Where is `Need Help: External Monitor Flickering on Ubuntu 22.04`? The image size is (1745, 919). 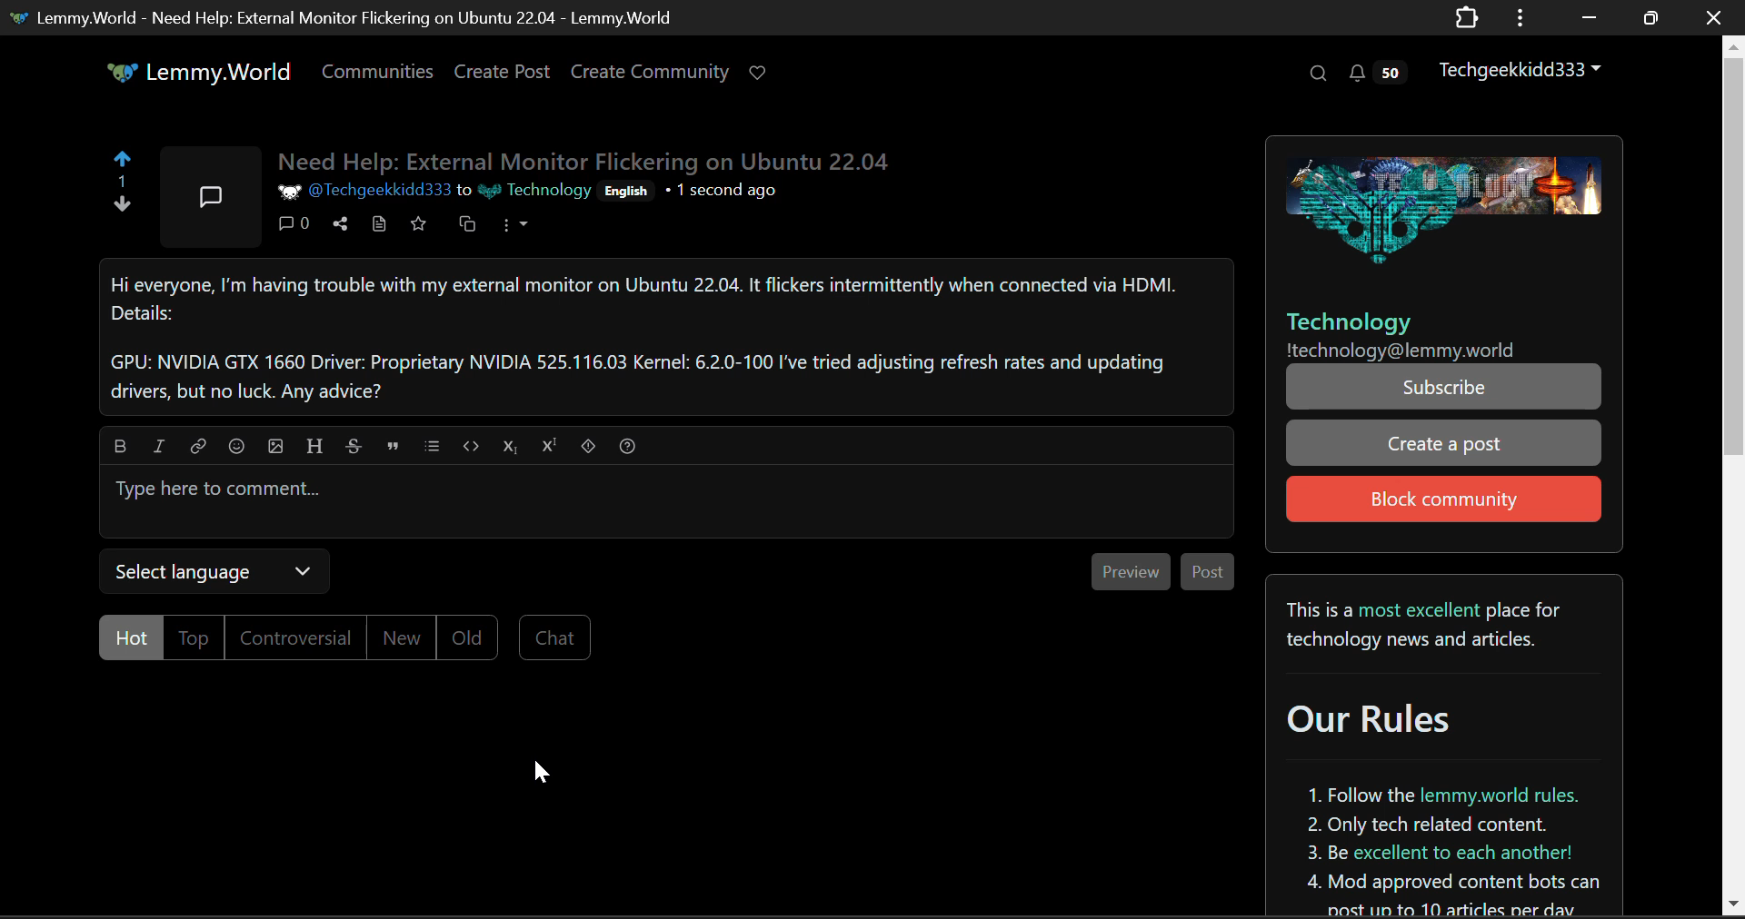
Need Help: External Monitor Flickering on Ubuntu 22.04 is located at coordinates (588, 163).